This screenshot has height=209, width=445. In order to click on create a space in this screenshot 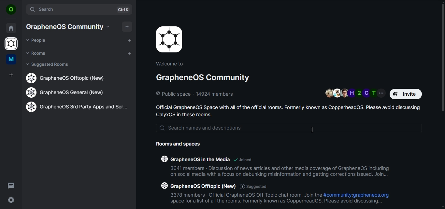, I will do `click(12, 75)`.